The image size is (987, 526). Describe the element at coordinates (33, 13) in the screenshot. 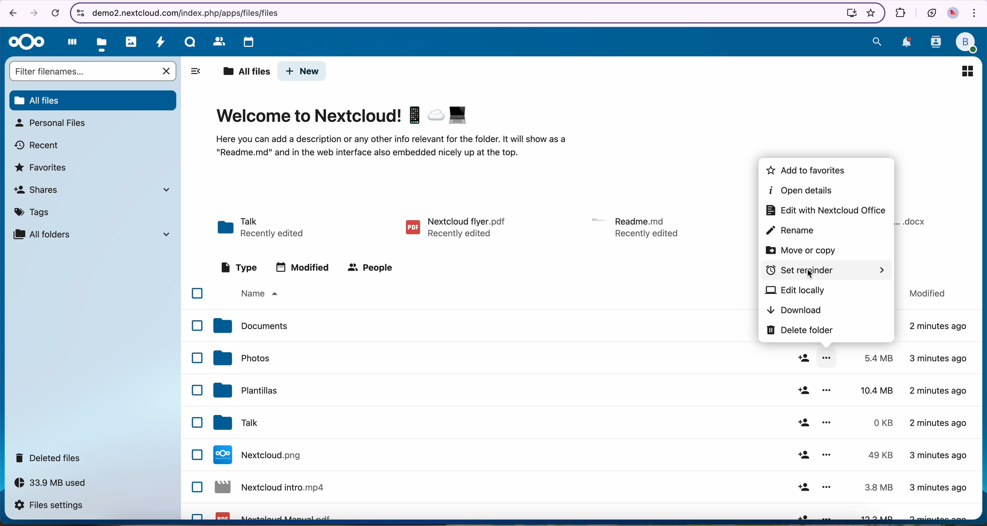

I see `navigate foward` at that location.